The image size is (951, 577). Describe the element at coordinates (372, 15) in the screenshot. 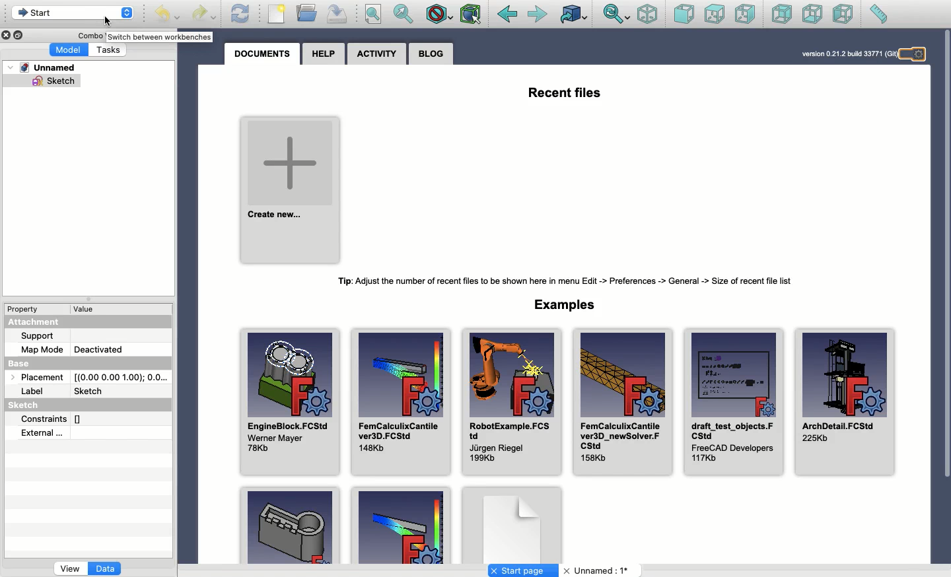

I see `Fit all` at that location.